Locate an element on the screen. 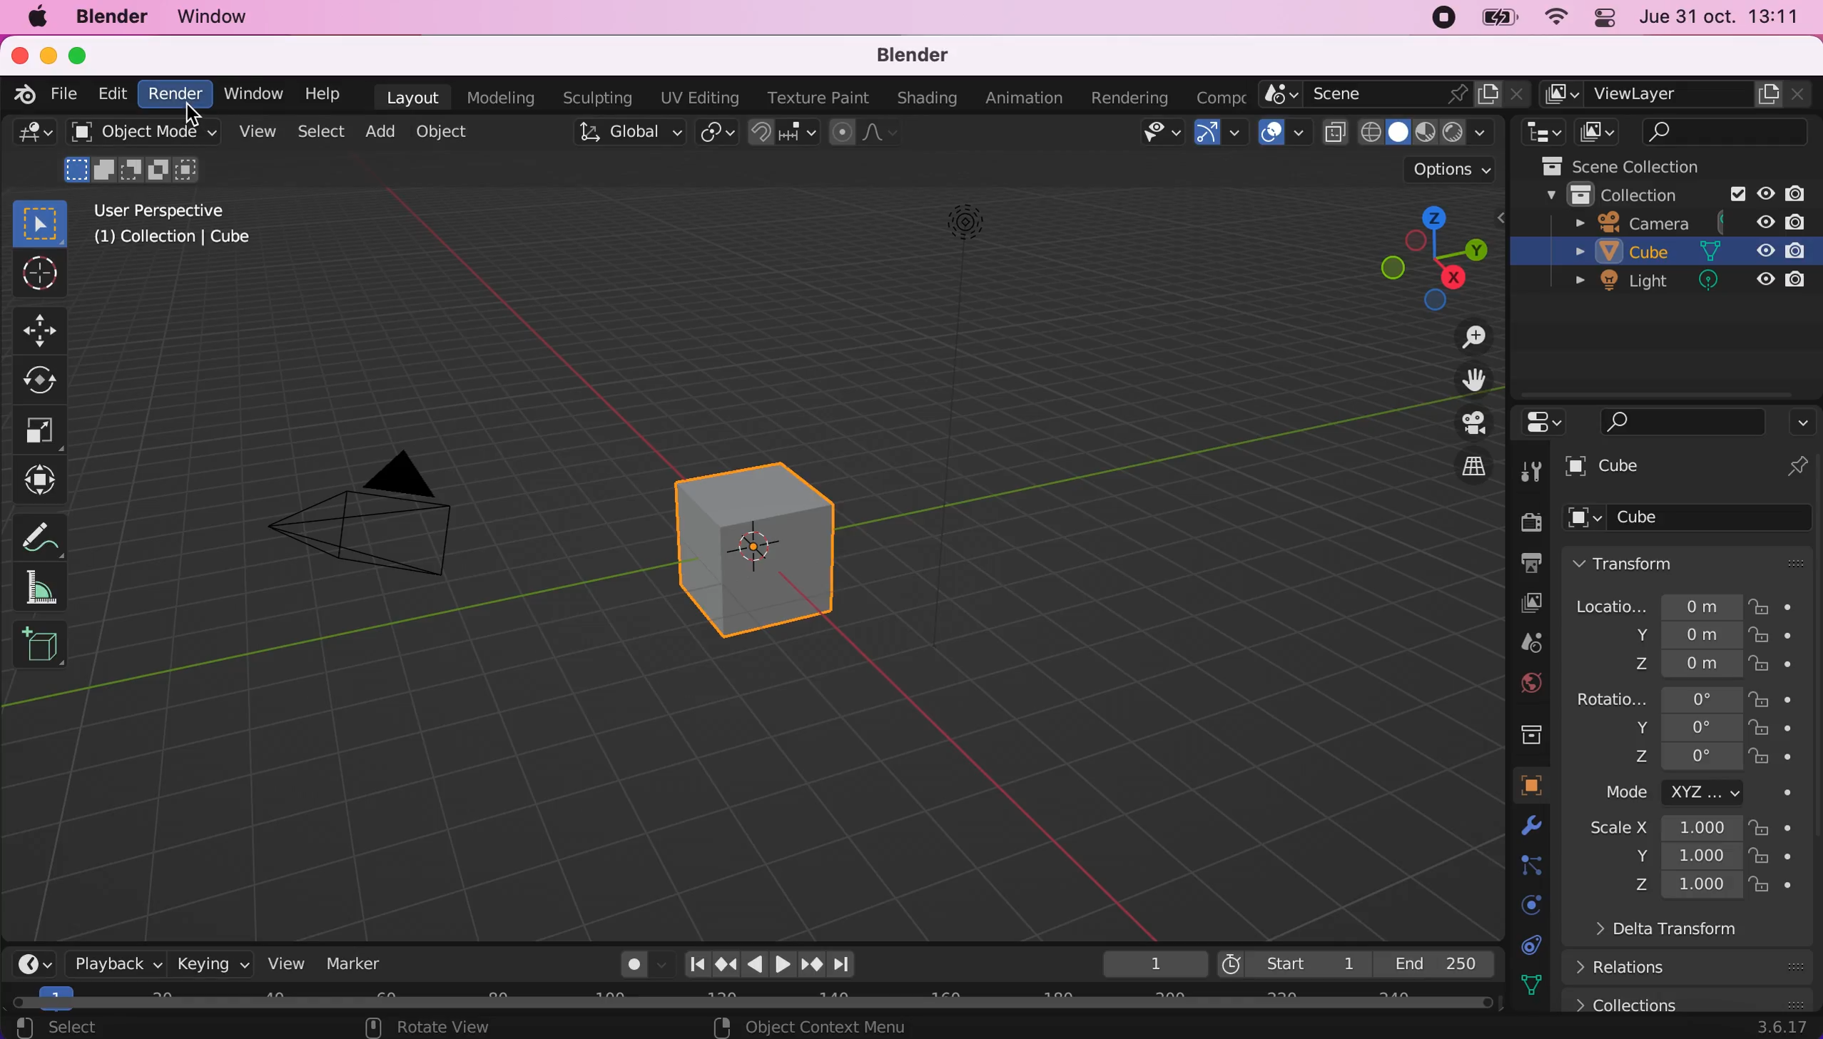 This screenshot has width=1823, height=1039. constraints is located at coordinates (1533, 867).